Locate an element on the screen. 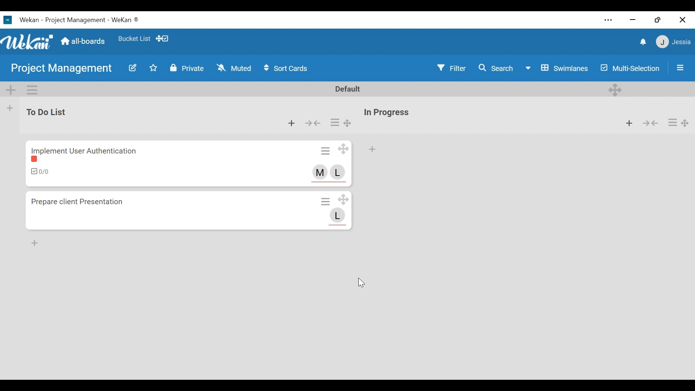 The height and width of the screenshot is (391, 695). Sort Cards is located at coordinates (287, 68).